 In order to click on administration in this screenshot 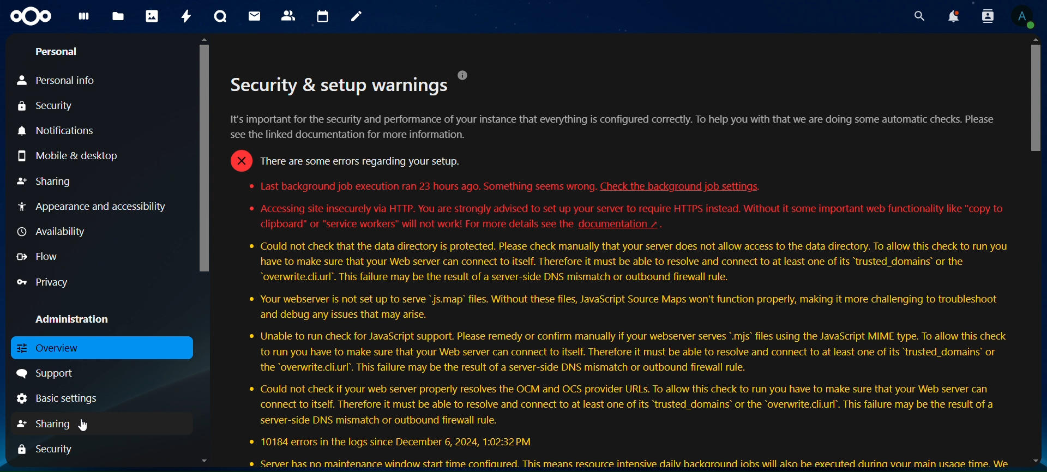, I will do `click(71, 317)`.